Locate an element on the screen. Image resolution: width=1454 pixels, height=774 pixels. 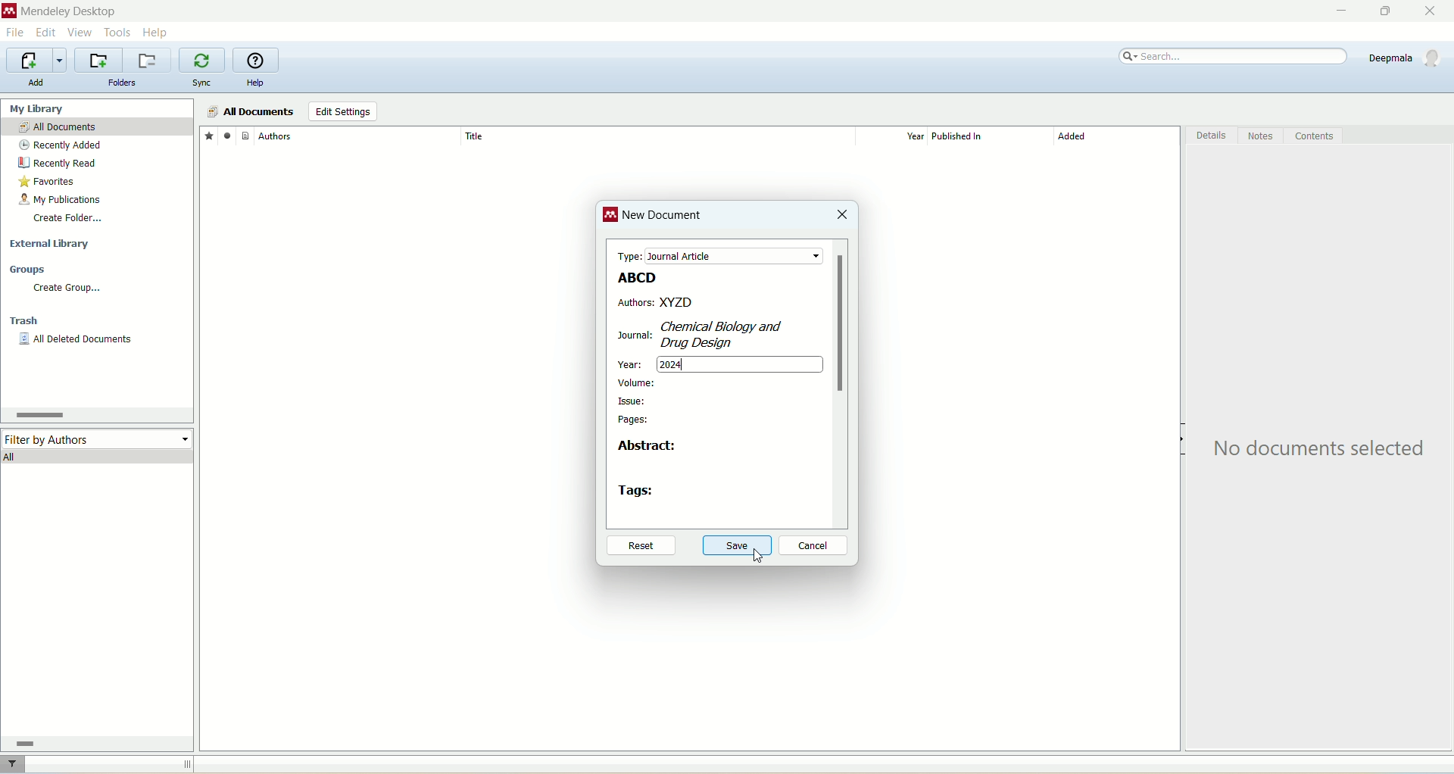
notes is located at coordinates (1262, 136).